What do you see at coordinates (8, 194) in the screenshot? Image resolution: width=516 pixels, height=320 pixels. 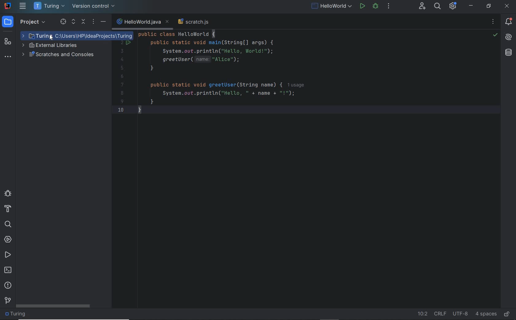 I see `debug` at bounding box center [8, 194].